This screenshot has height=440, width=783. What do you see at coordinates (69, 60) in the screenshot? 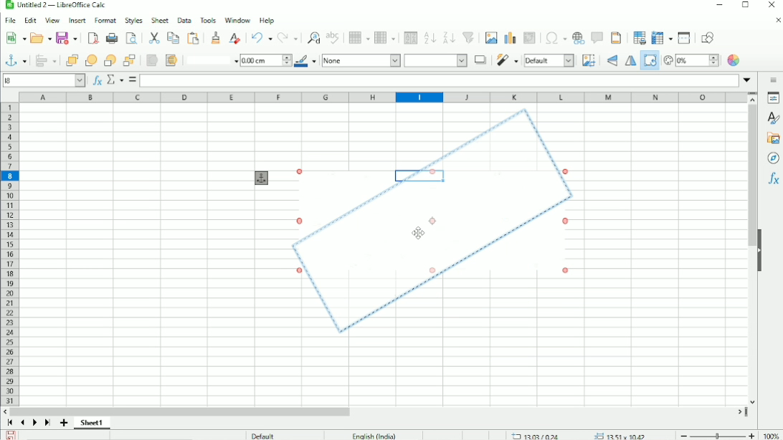
I see `Bring to front` at bounding box center [69, 60].